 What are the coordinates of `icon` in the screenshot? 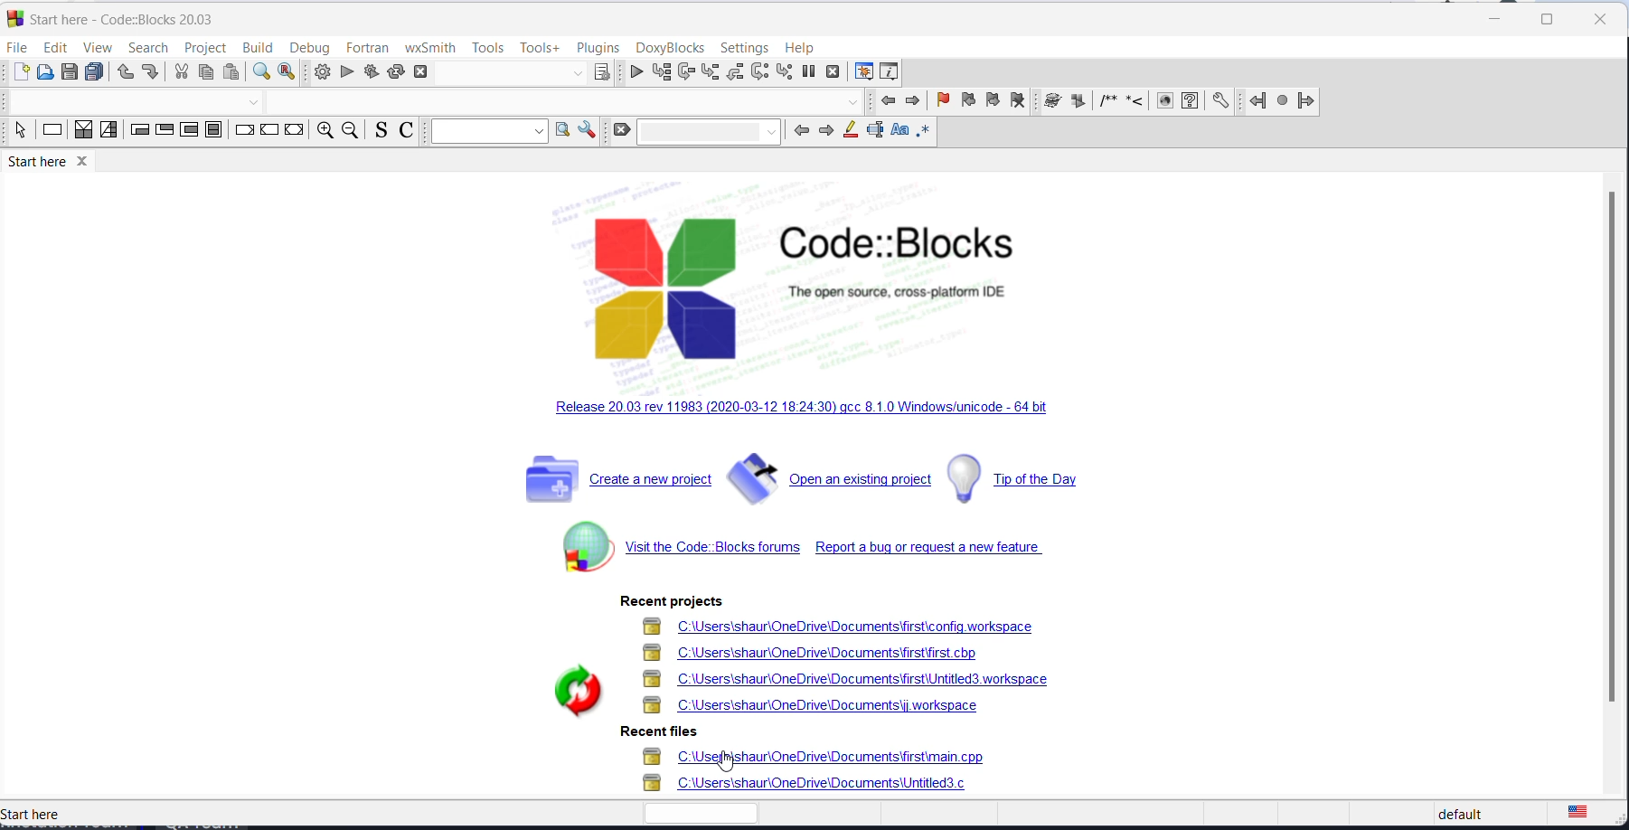 It's located at (1077, 102).